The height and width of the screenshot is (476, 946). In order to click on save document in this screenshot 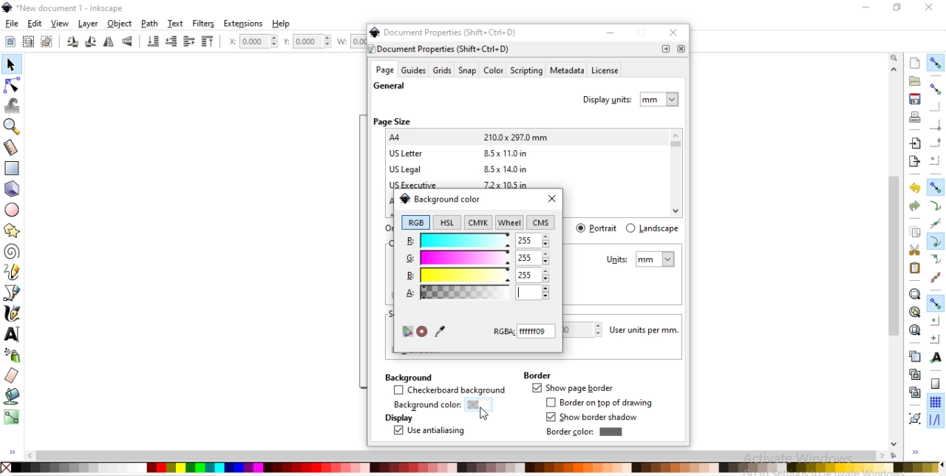, I will do `click(915, 99)`.